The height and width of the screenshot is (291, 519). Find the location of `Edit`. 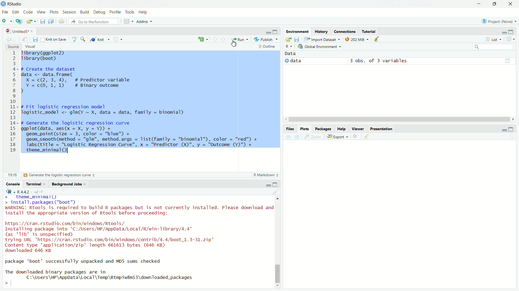

Edit is located at coordinates (15, 12).